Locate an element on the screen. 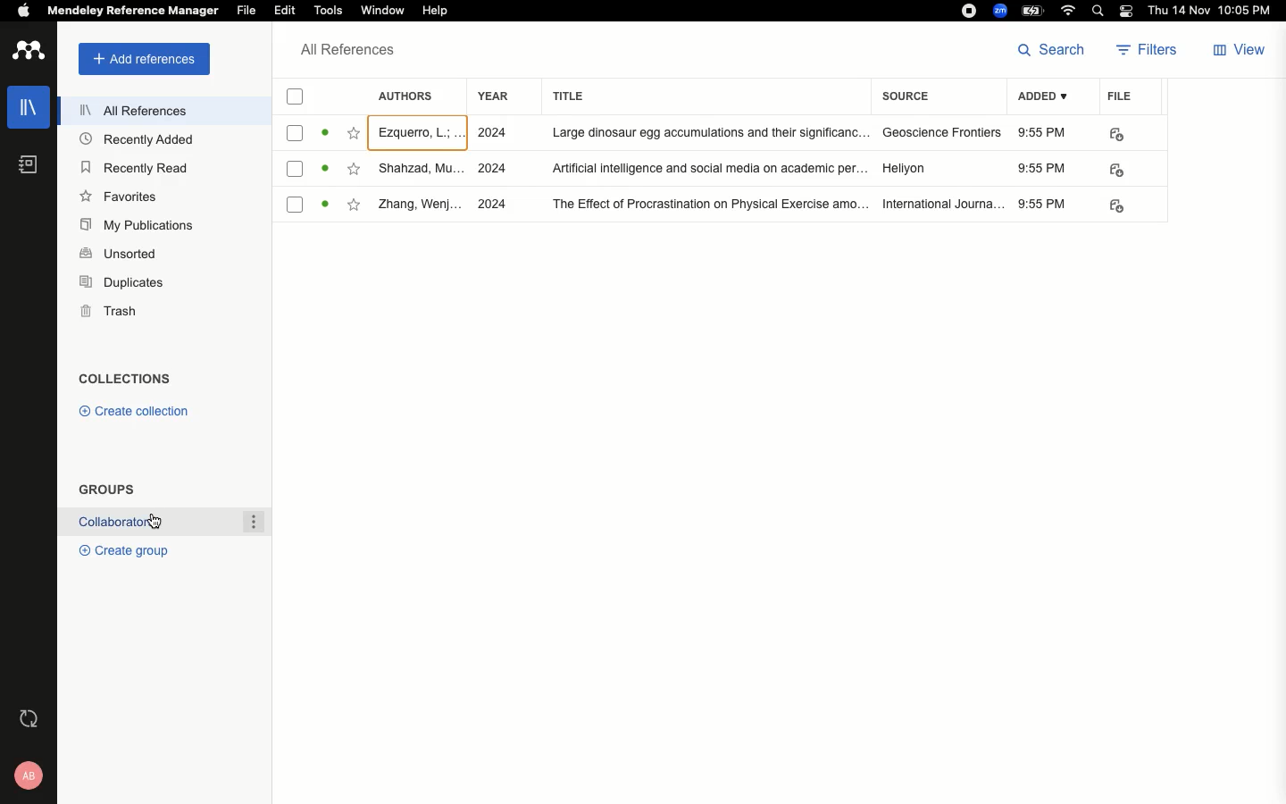 This screenshot has height=804, width=1286. Unsorted is located at coordinates (121, 251).